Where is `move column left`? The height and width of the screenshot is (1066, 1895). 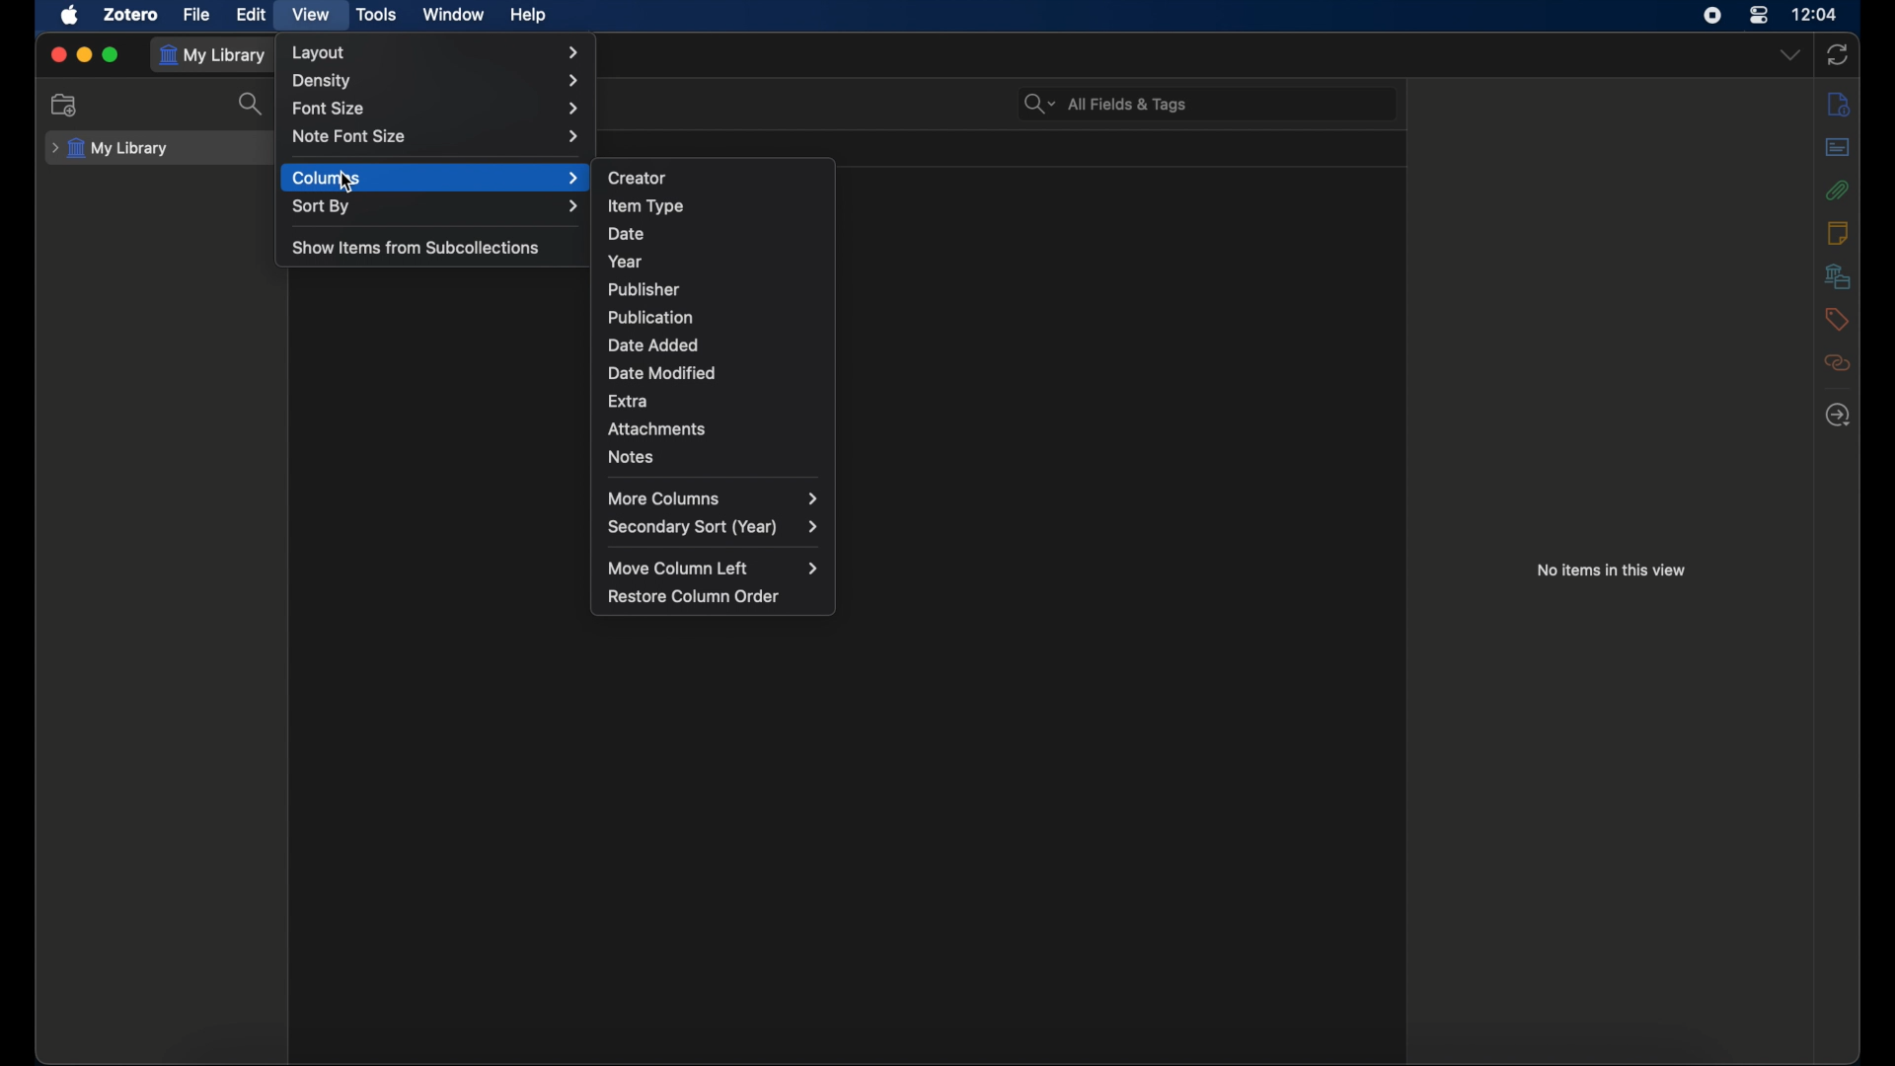
move column left is located at coordinates (711, 568).